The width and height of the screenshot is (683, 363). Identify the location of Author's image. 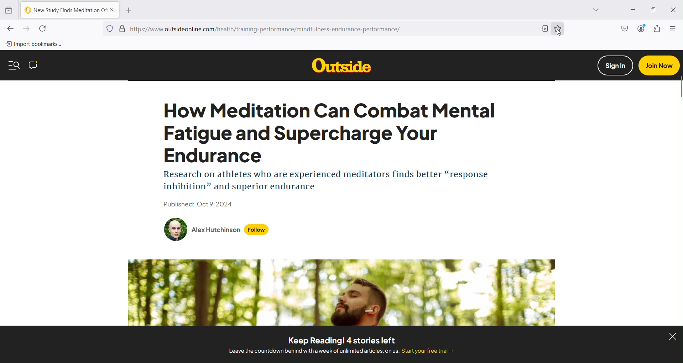
(176, 230).